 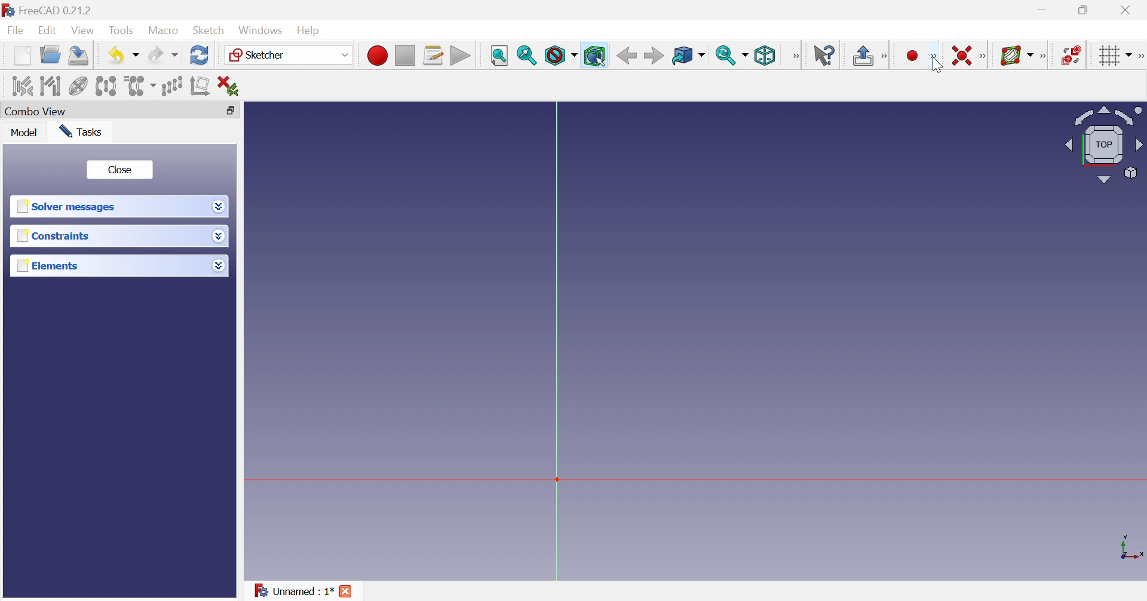 I want to click on Remove axes alignment, so click(x=200, y=87).